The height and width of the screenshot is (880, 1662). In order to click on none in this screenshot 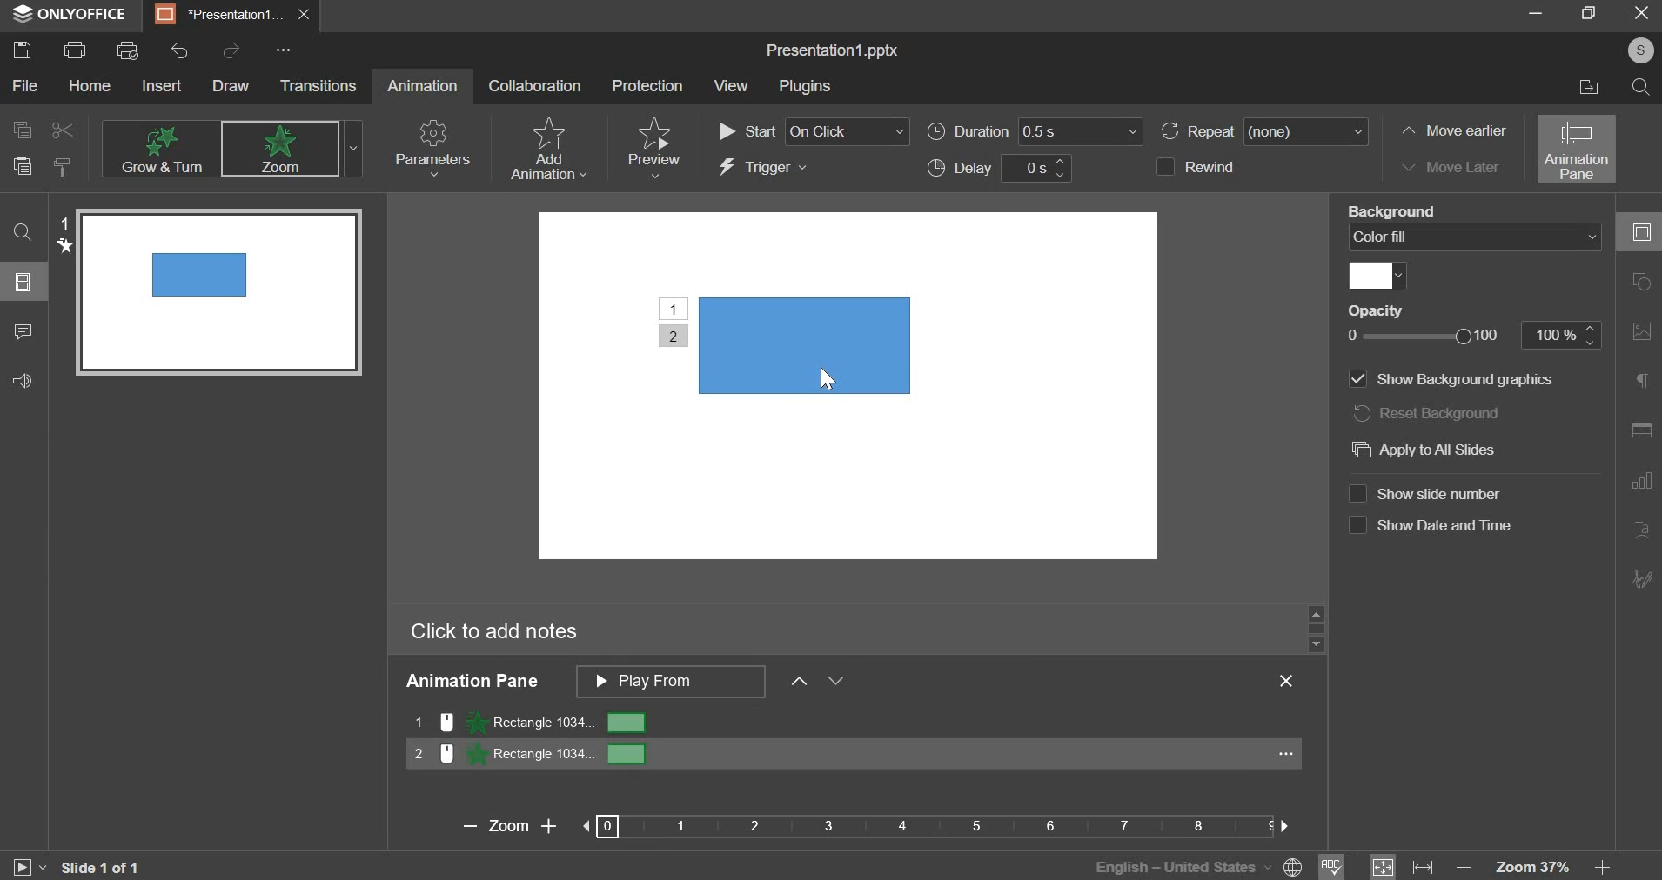, I will do `click(161, 147)`.